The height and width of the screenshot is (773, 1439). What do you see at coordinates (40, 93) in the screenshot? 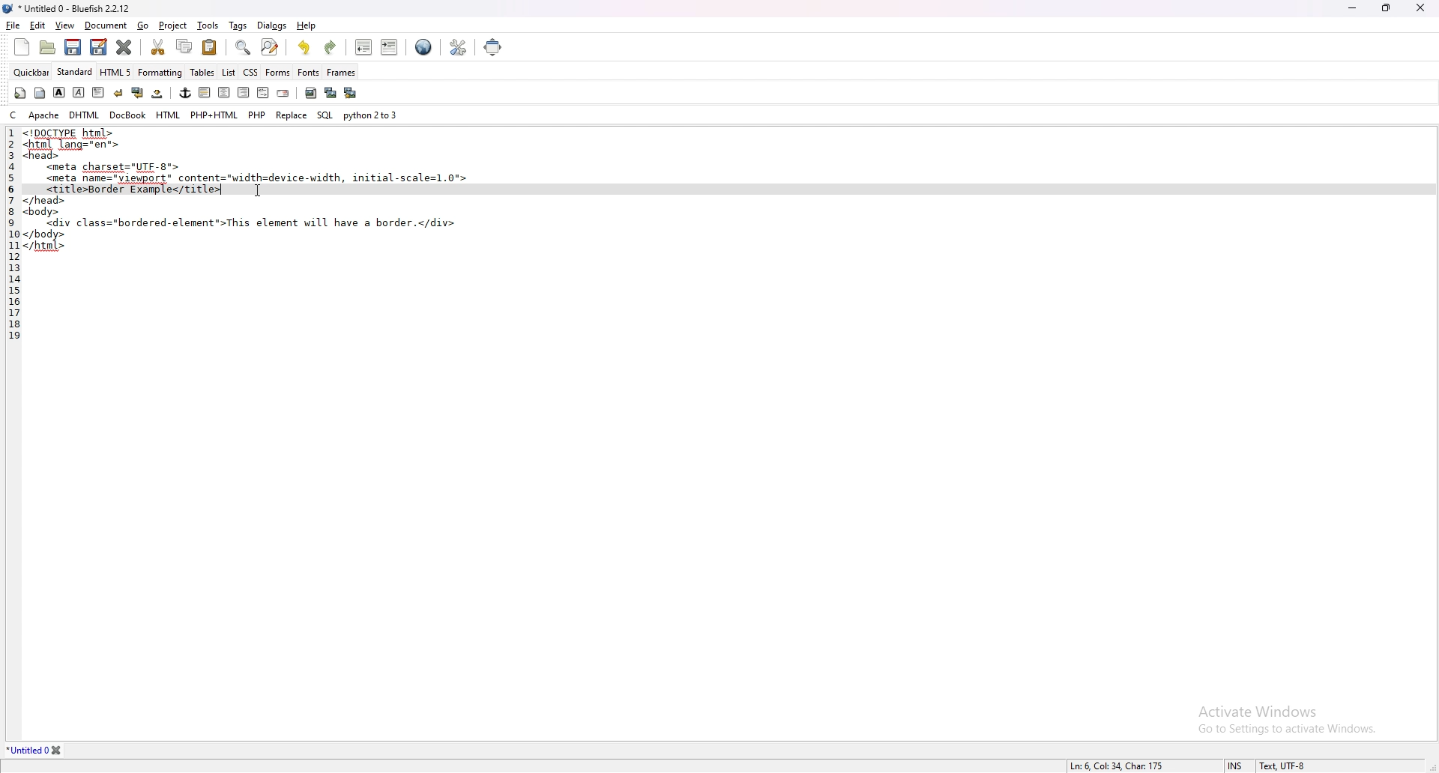
I see `body` at bounding box center [40, 93].